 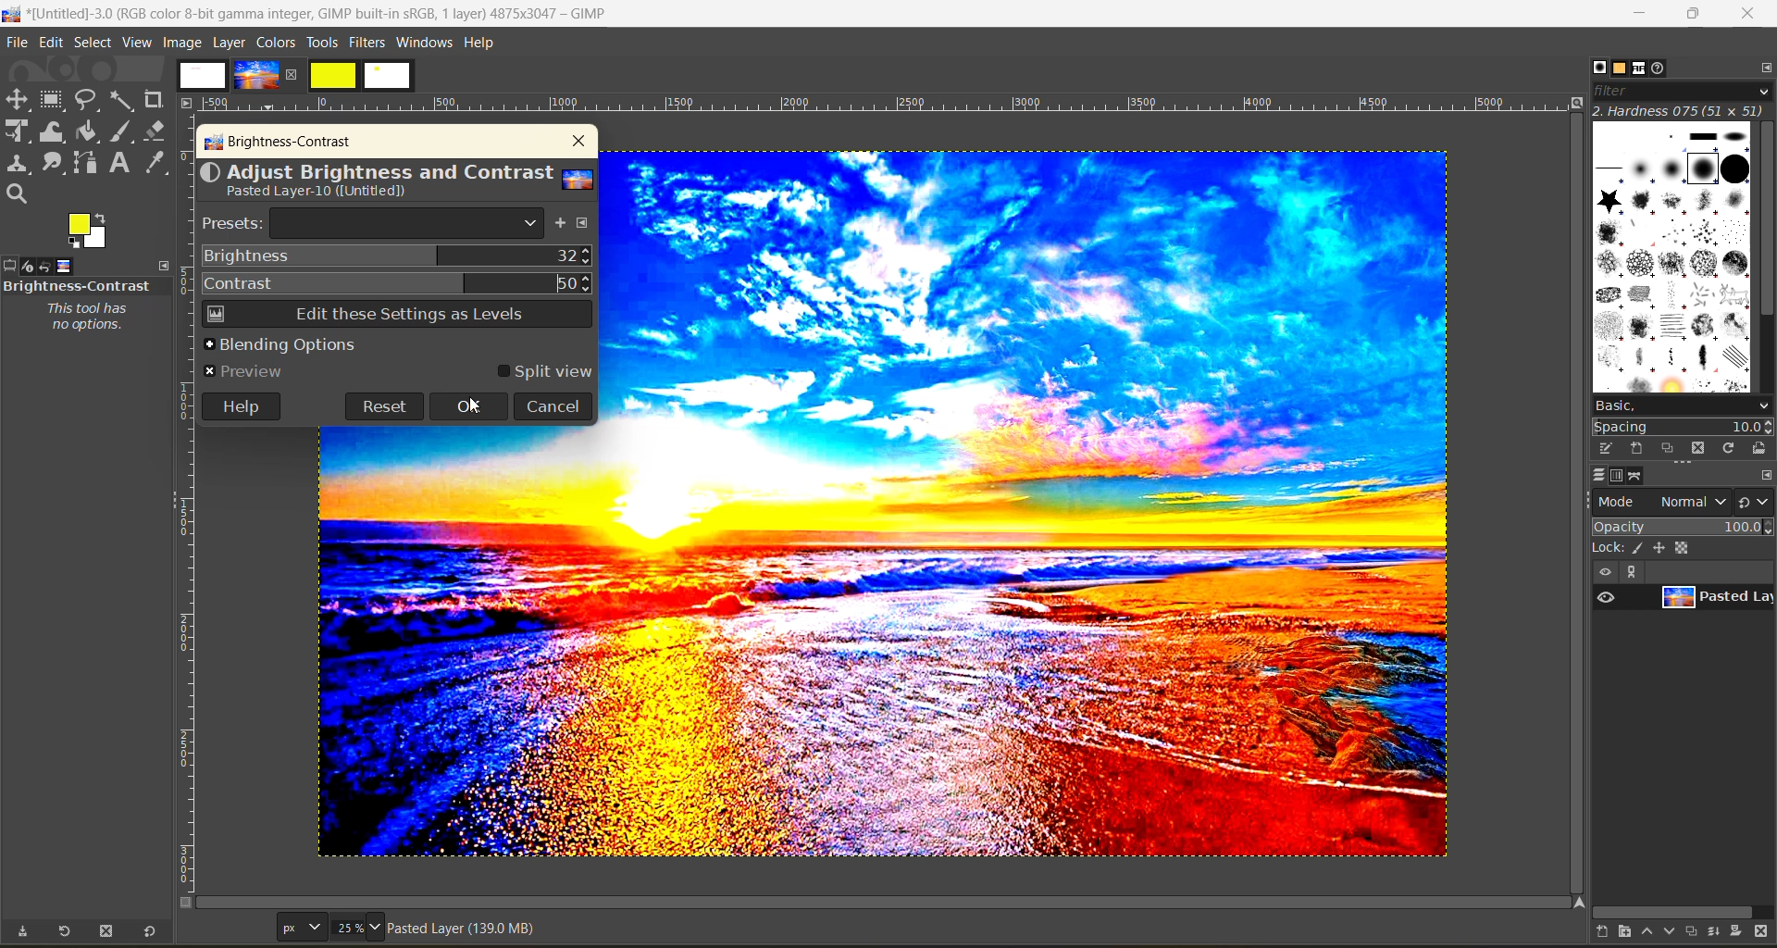 What do you see at coordinates (81, 912) in the screenshot?
I see `horizontal scroll bar` at bounding box center [81, 912].